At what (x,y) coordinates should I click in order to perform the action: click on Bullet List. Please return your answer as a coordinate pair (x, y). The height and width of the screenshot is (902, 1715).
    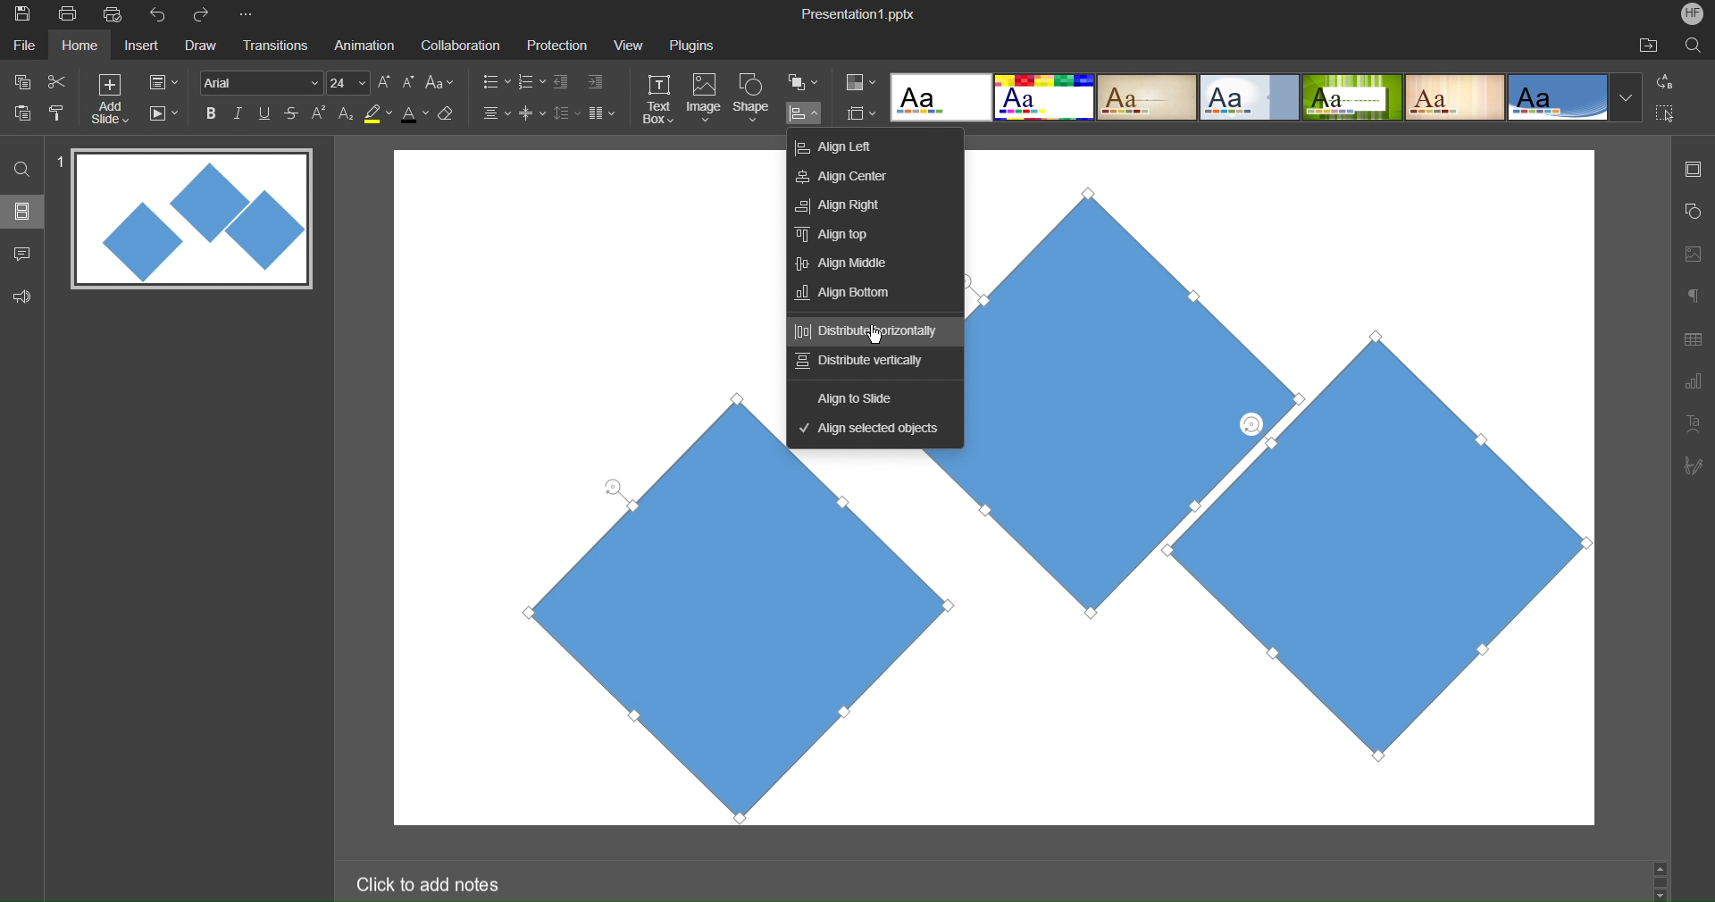
    Looking at the image, I should click on (495, 83).